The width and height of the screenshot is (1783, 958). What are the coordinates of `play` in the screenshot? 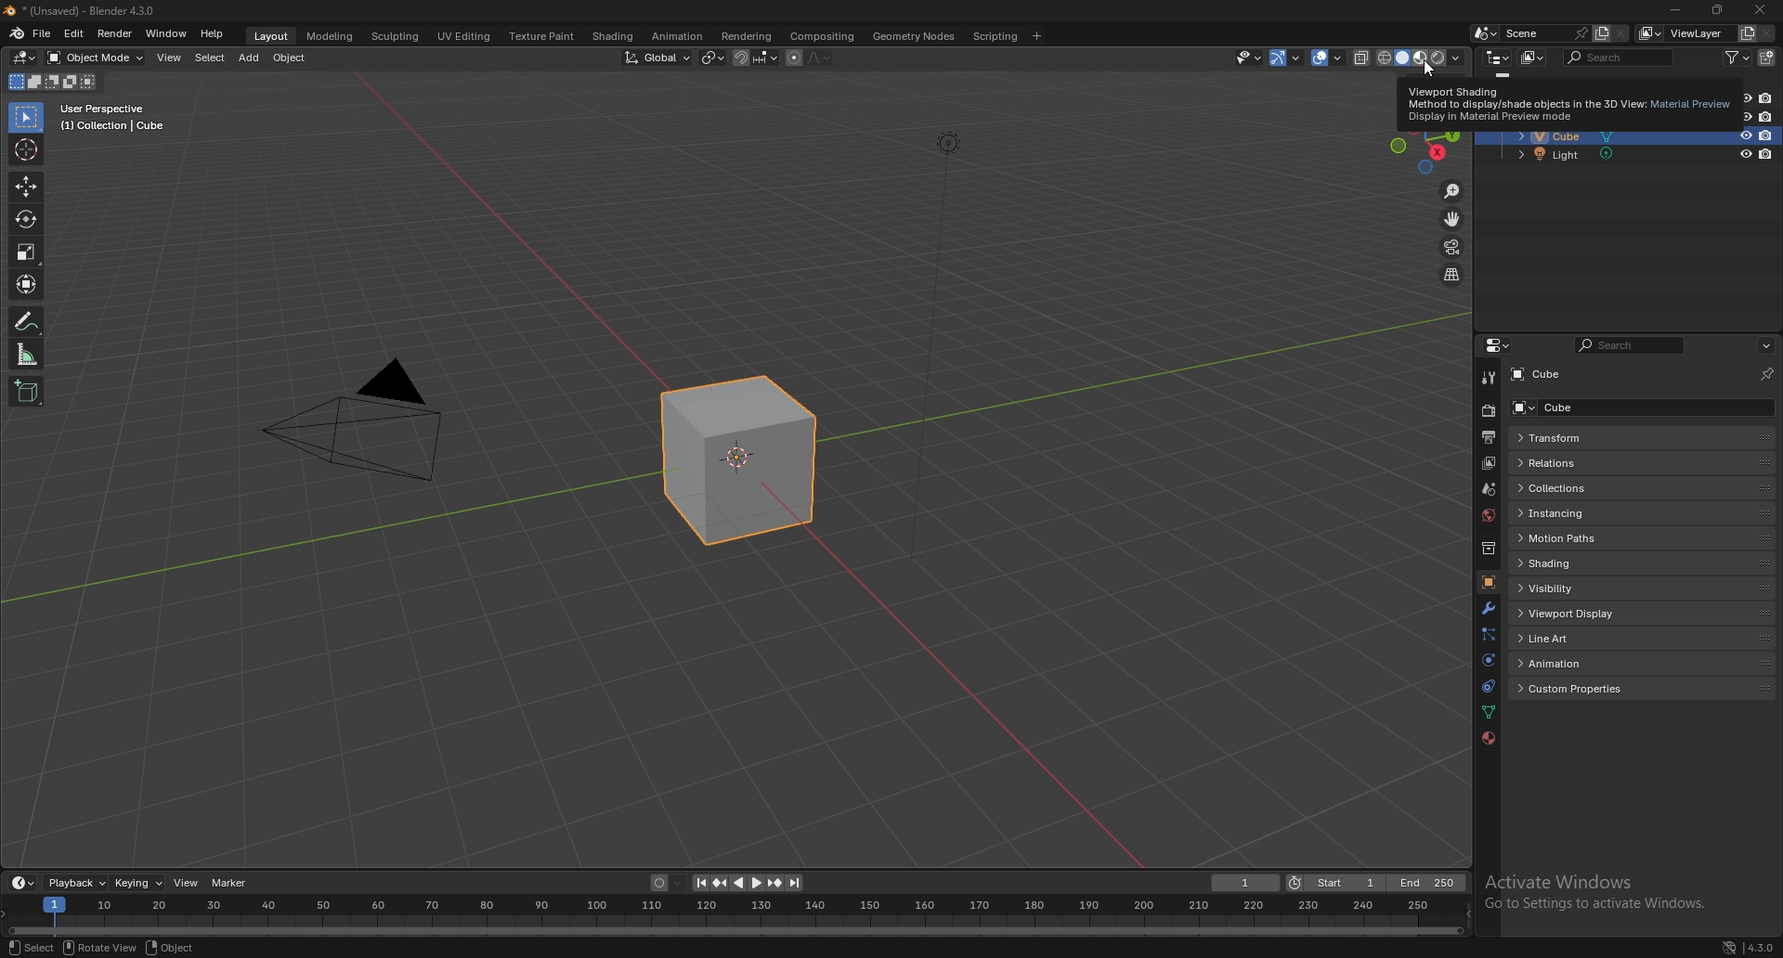 It's located at (746, 884).